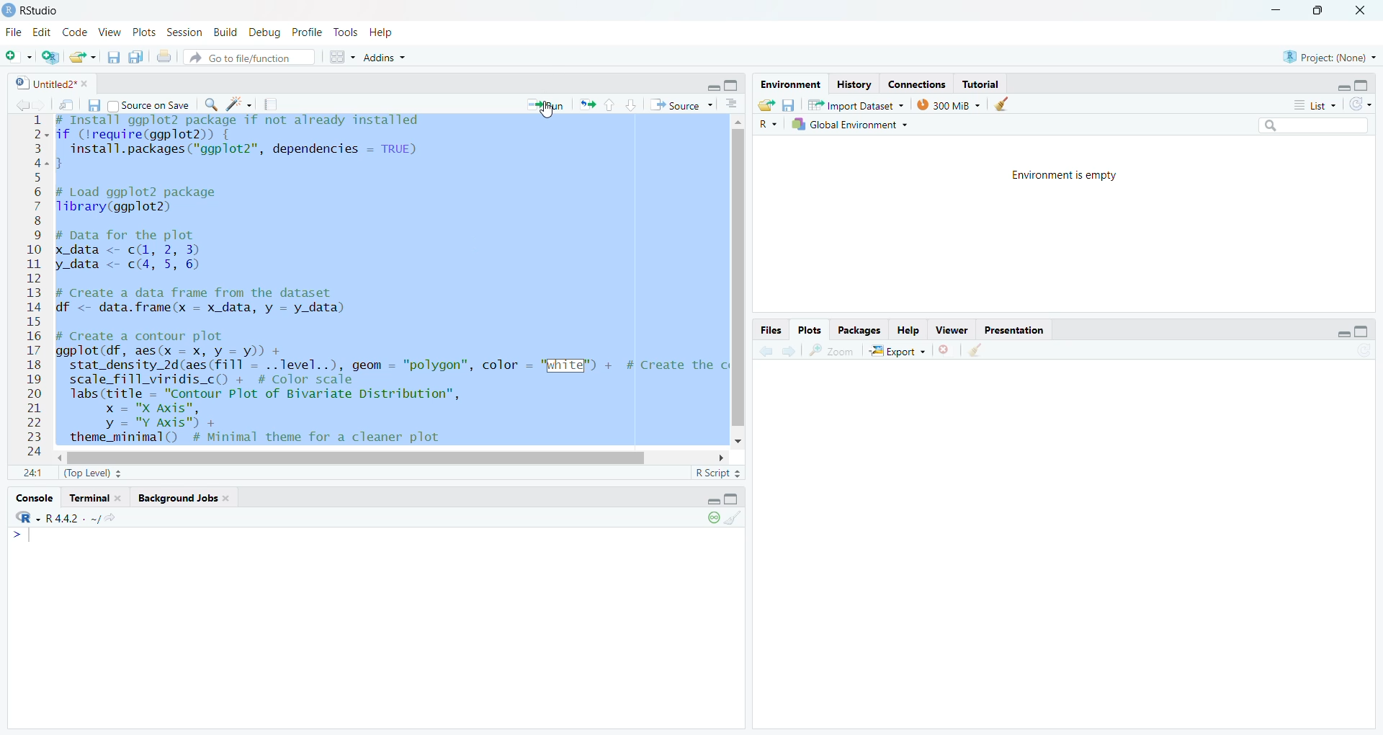  I want to click on Profile, so click(308, 32).